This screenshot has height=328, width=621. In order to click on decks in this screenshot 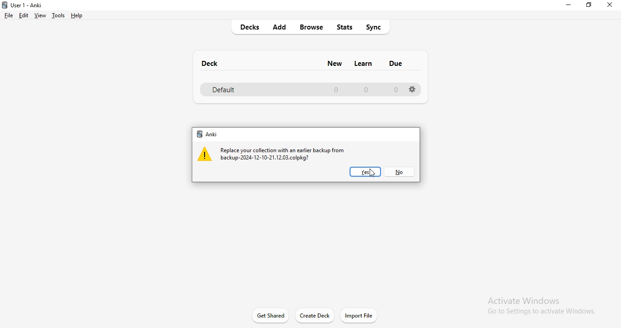, I will do `click(253, 27)`.